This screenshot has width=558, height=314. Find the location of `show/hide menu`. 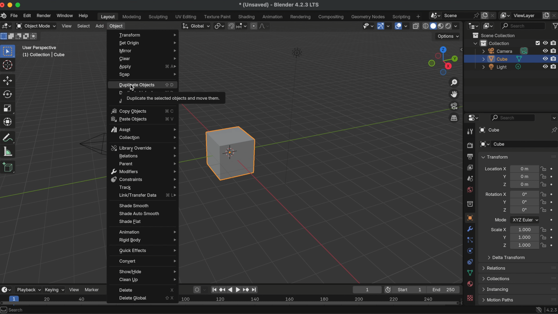

show/hide menu is located at coordinates (149, 271).